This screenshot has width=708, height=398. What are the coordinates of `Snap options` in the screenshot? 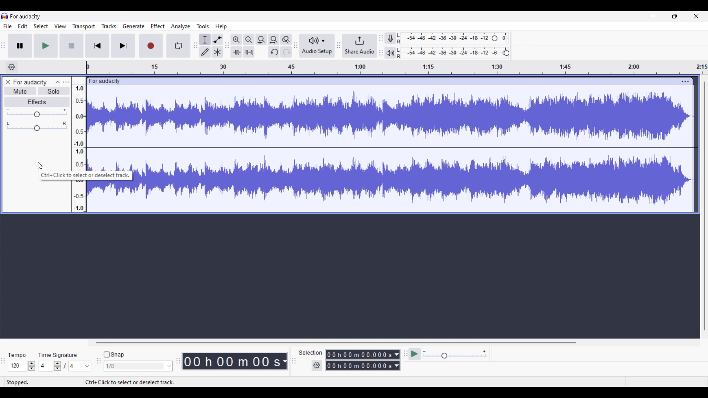 It's located at (138, 366).